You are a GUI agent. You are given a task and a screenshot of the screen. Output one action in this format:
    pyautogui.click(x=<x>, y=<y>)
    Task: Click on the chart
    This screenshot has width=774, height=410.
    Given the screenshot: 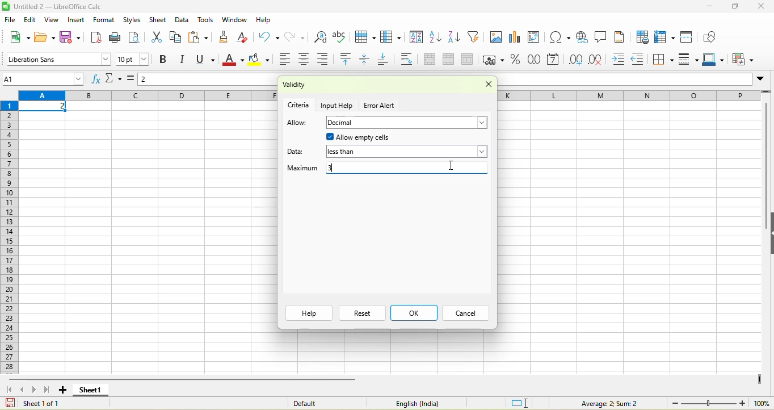 What is the action you would take?
    pyautogui.click(x=516, y=38)
    